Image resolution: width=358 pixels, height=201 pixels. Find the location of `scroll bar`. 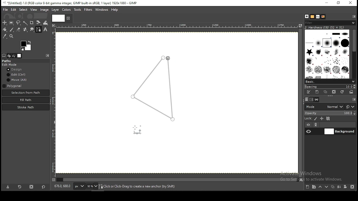

scroll bar is located at coordinates (353, 54).